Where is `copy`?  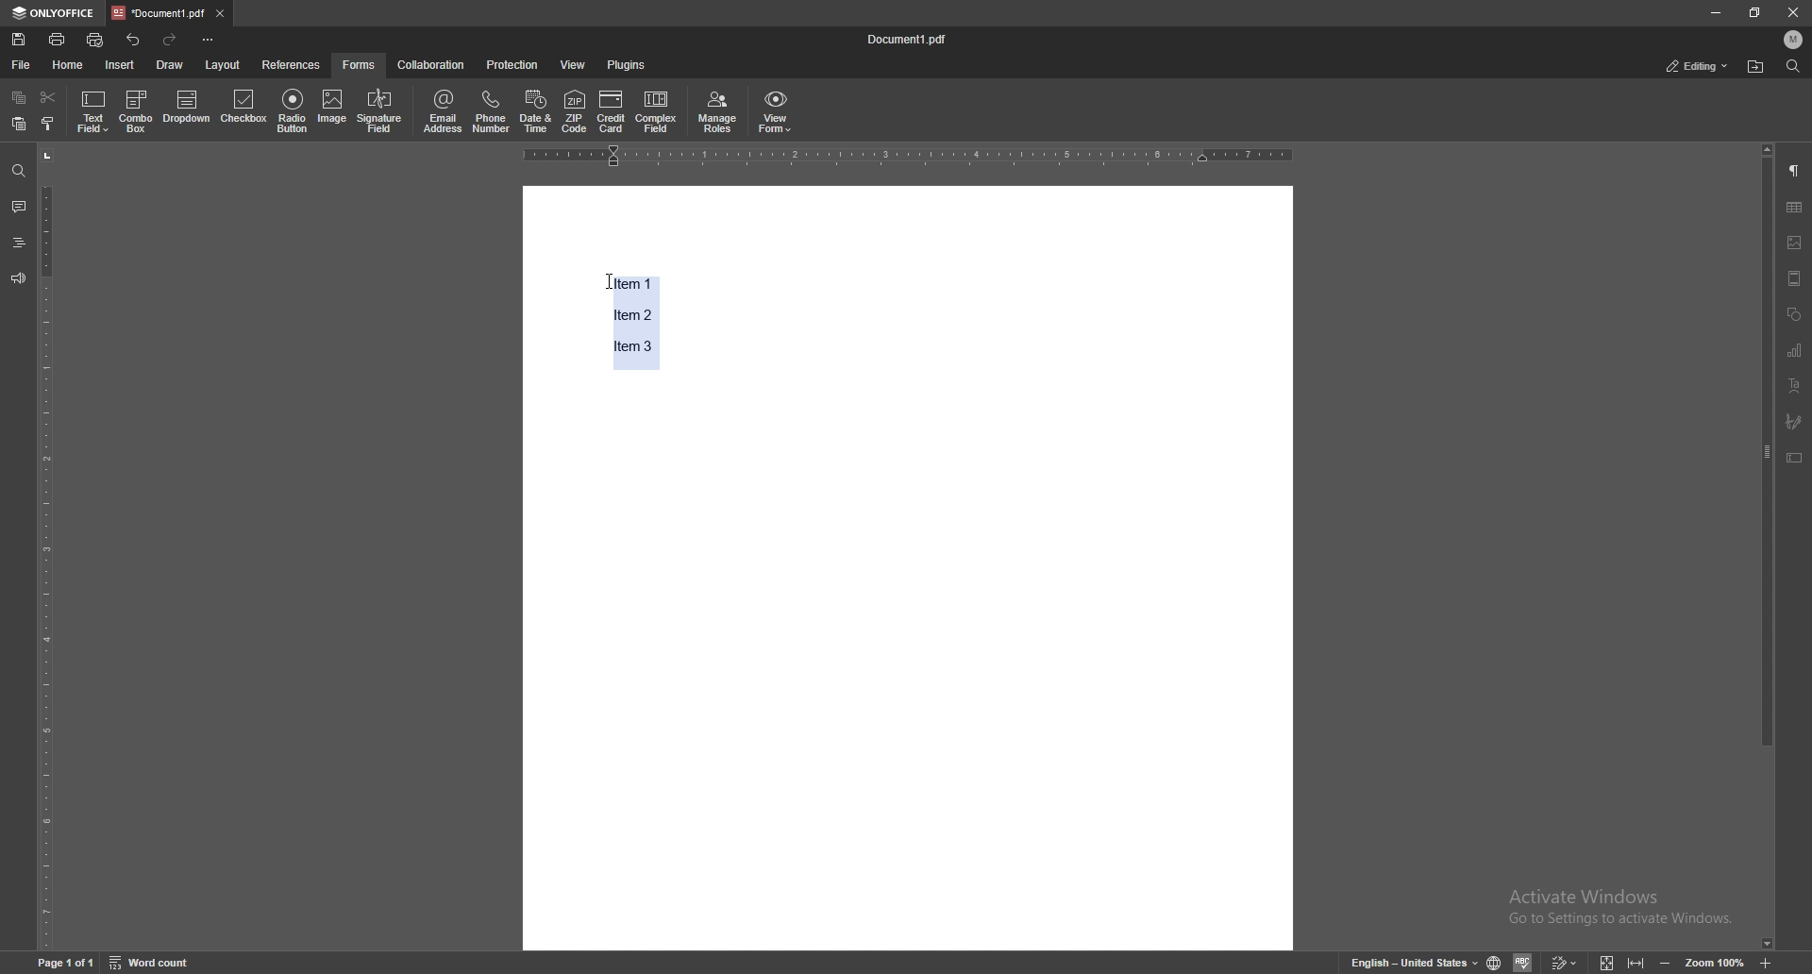
copy is located at coordinates (20, 97).